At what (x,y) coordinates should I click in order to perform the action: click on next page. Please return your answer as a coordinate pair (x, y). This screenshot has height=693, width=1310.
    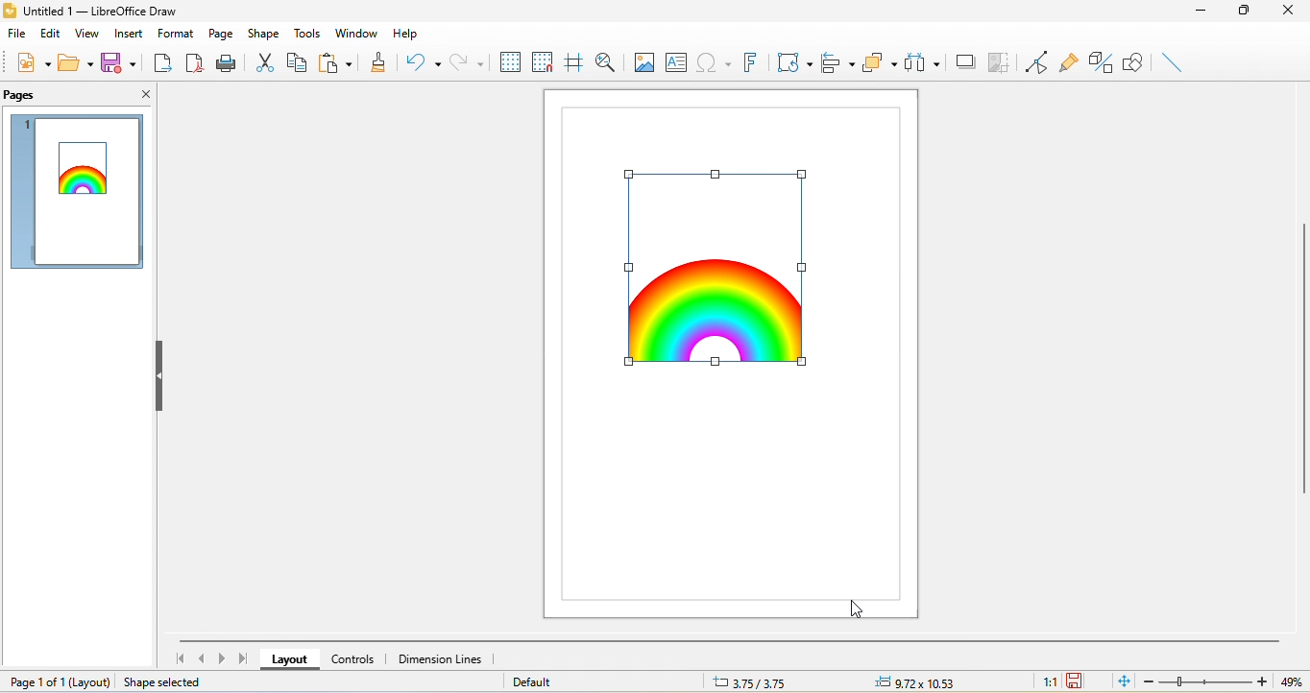
    Looking at the image, I should click on (222, 660).